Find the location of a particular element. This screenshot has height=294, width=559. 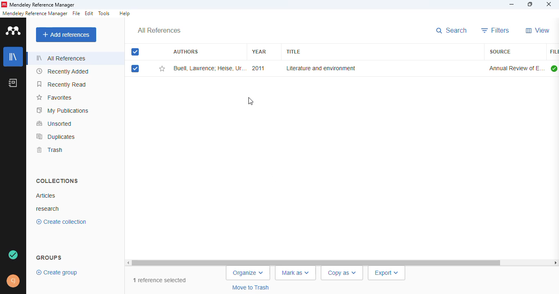

favorites is located at coordinates (55, 98).